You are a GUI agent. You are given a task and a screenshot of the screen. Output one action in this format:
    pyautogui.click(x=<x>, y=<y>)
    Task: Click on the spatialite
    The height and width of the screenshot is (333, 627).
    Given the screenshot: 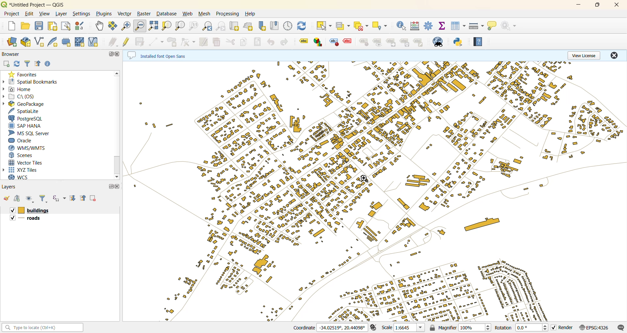 What is the action you would take?
    pyautogui.click(x=26, y=111)
    